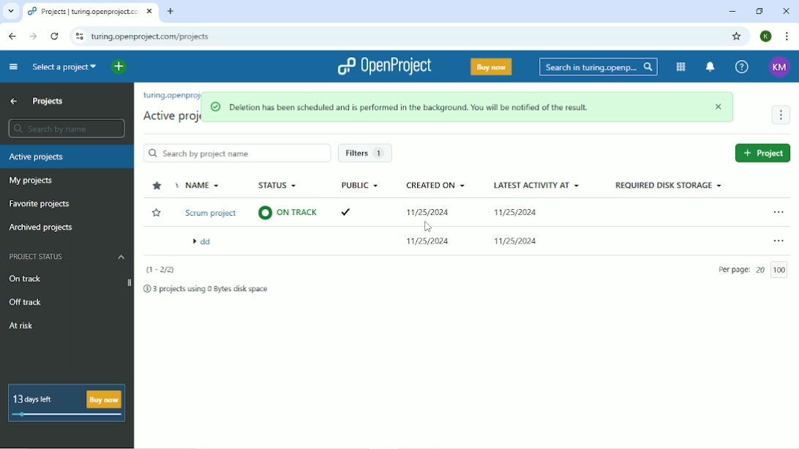 This screenshot has width=799, height=449. I want to click on Open menu, so click(781, 211).